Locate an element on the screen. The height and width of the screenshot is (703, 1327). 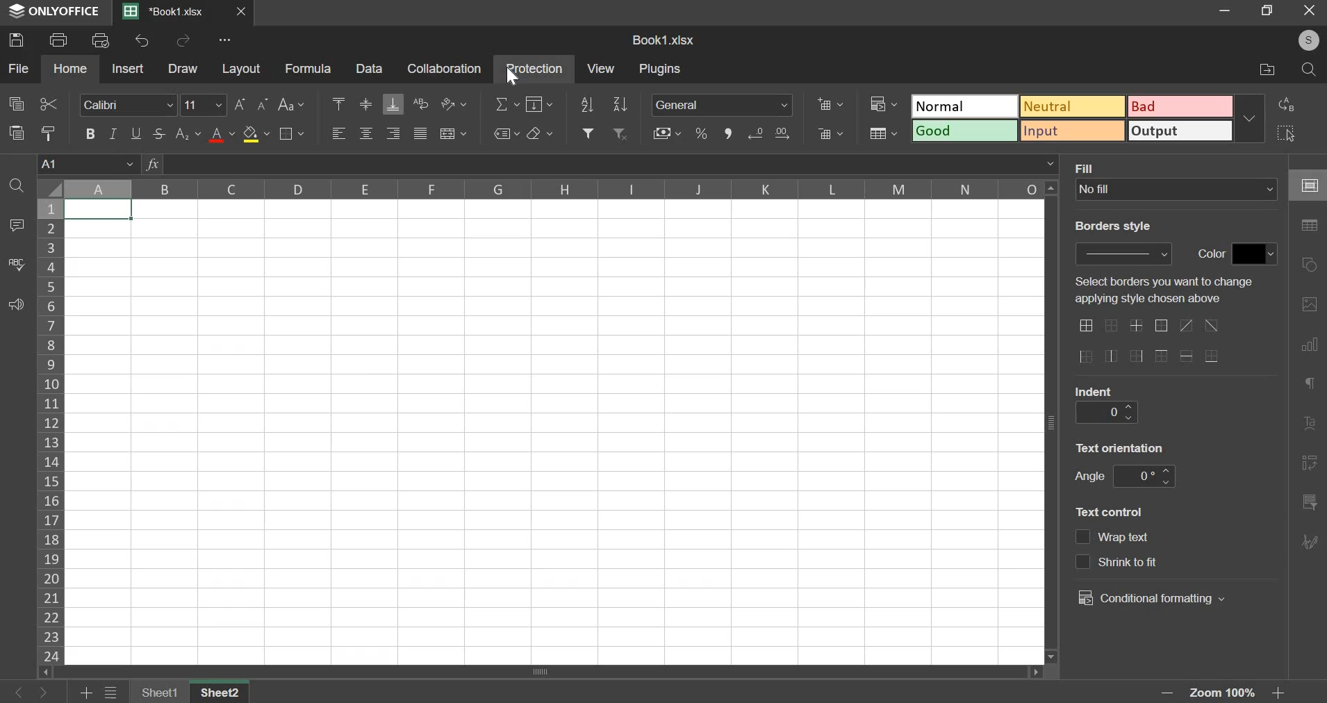
checkbox is located at coordinates (1082, 562).